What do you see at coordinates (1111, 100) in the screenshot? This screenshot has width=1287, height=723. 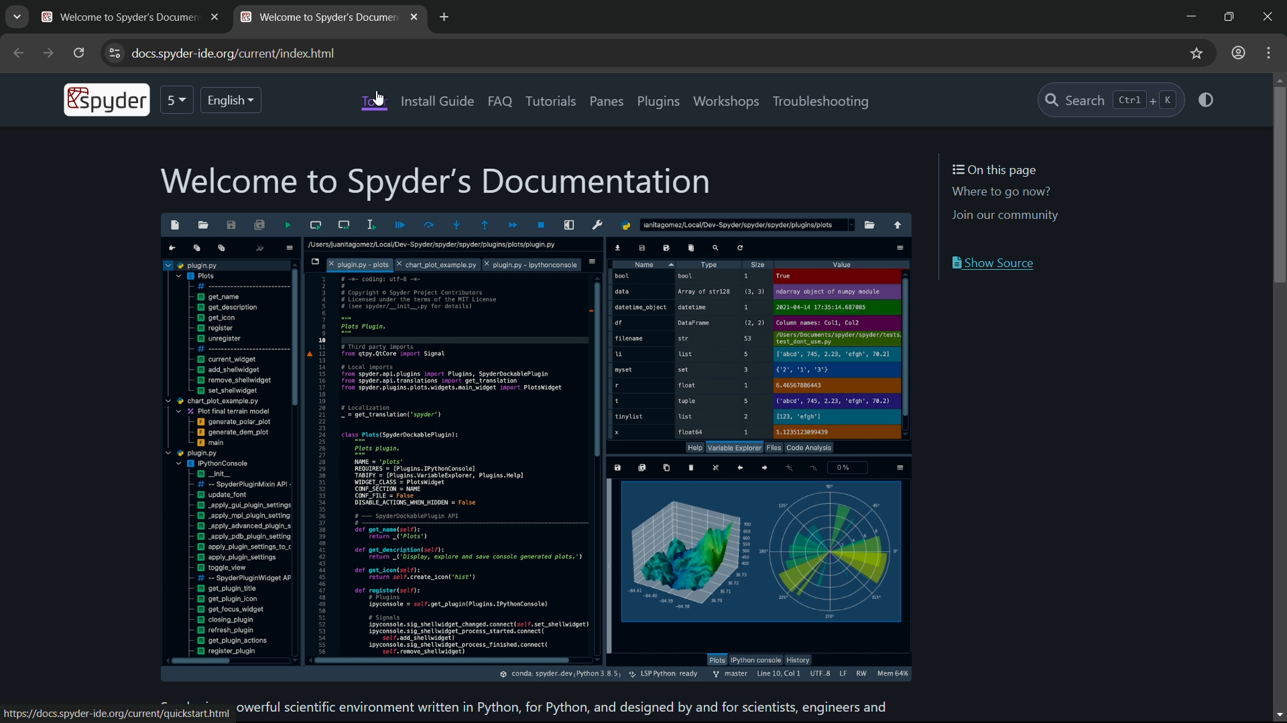 I see `search Ctrl + K` at bounding box center [1111, 100].